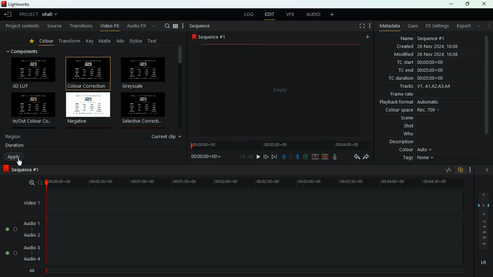 The width and height of the screenshot is (493, 277). Describe the element at coordinates (7, 15) in the screenshot. I see `leave` at that location.